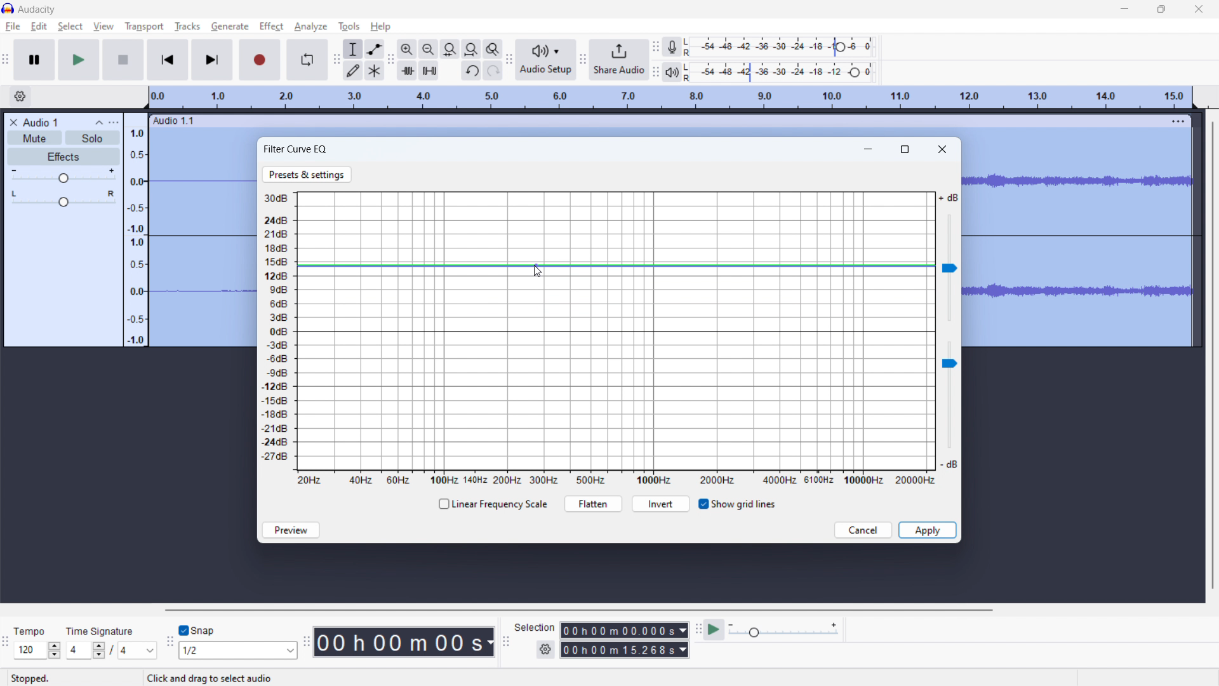  What do you see at coordinates (406, 642) in the screenshot?
I see `00h 00 m 00 s (timestamp)` at bounding box center [406, 642].